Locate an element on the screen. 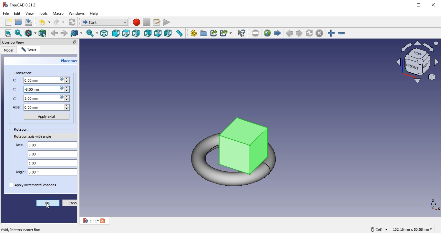 Image resolution: width=441 pixels, height=233 pixels. 1 is located at coordinates (96, 221).